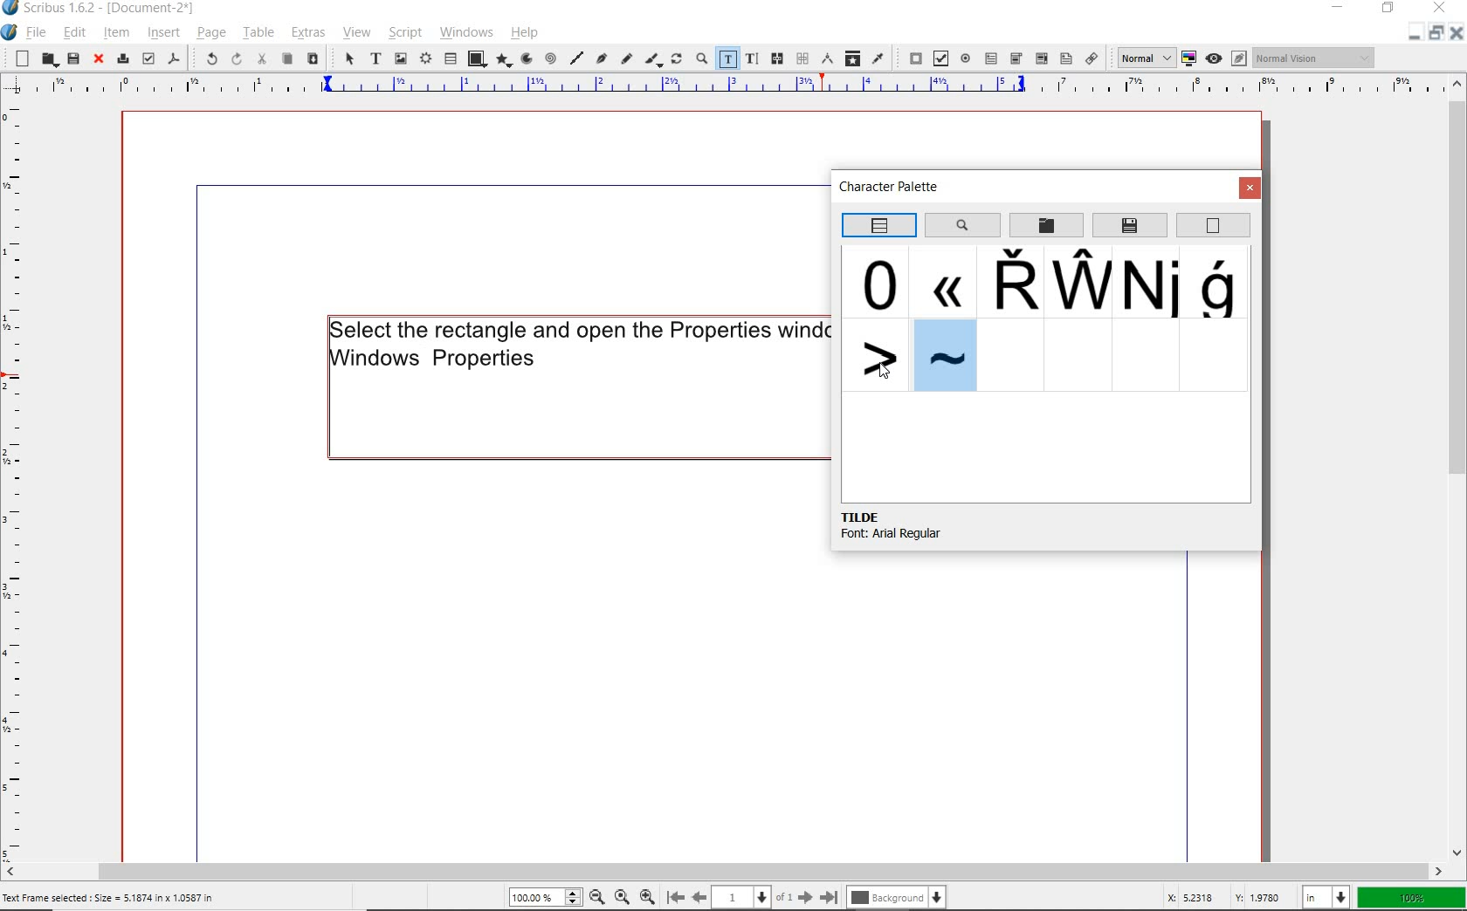 This screenshot has height=911, width=1467. Describe the element at coordinates (602, 60) in the screenshot. I see `Bezier curve` at that location.